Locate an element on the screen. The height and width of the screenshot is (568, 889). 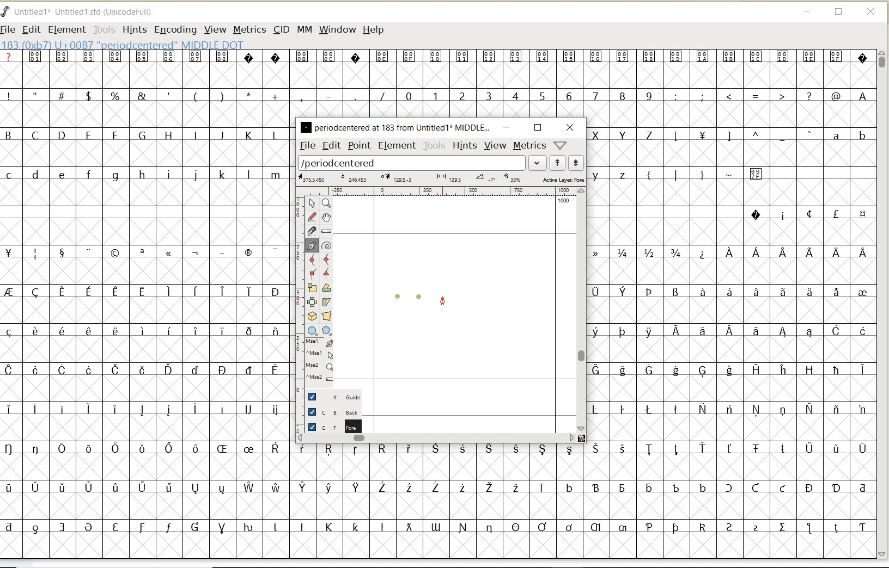
hints is located at coordinates (465, 145).